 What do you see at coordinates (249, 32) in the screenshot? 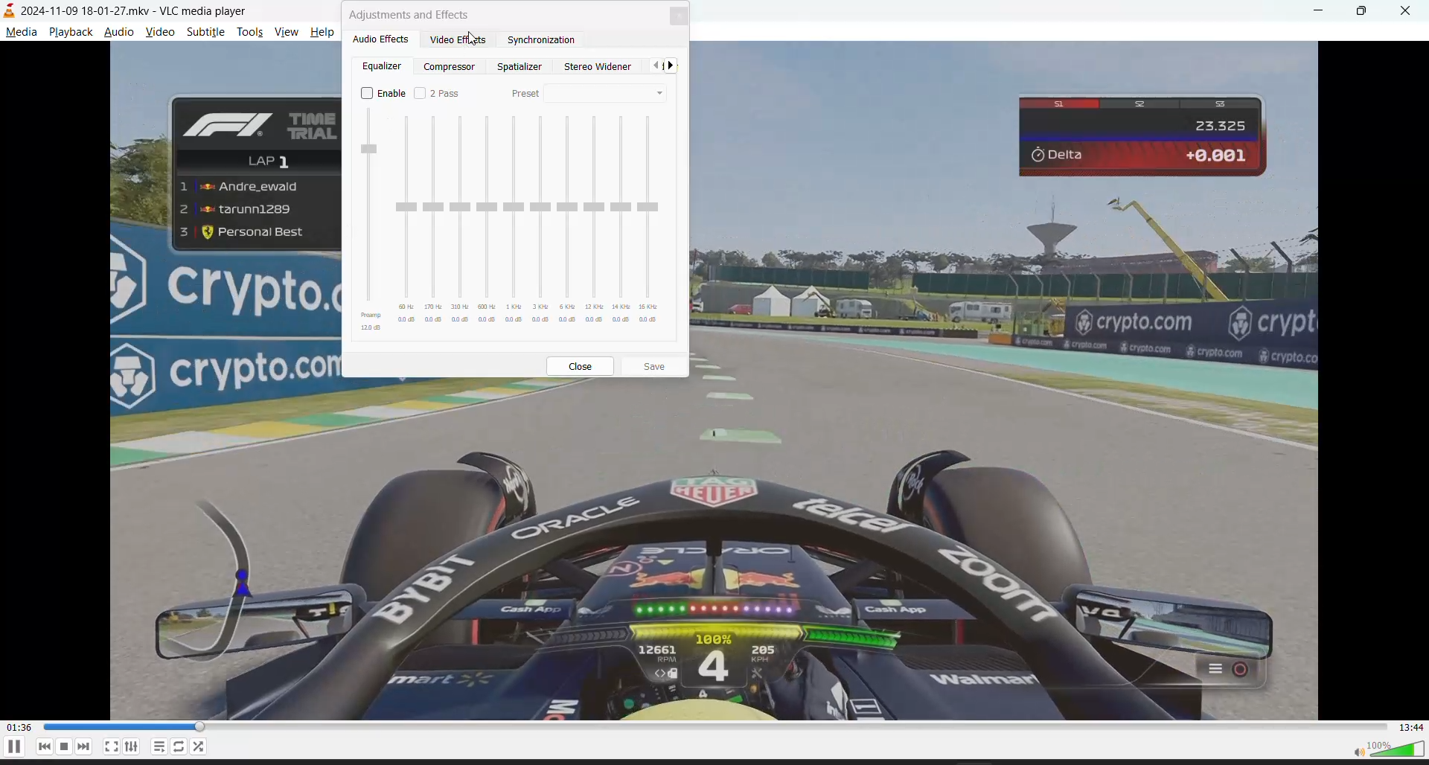
I see `tools` at bounding box center [249, 32].